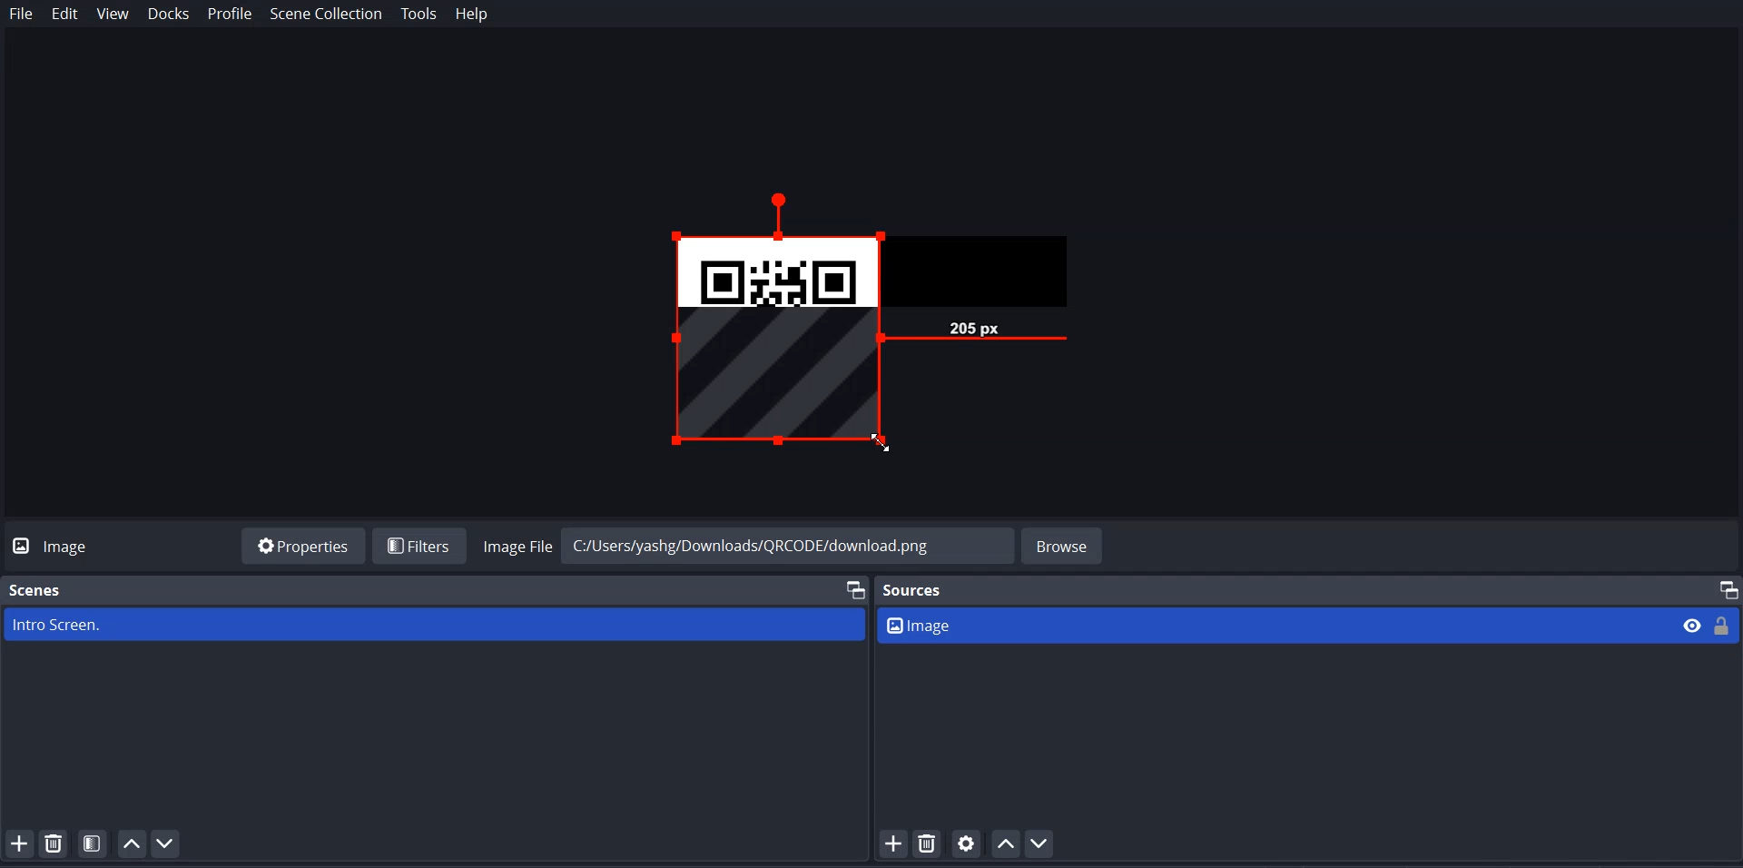  Describe the element at coordinates (1064, 544) in the screenshot. I see `Browse` at that location.